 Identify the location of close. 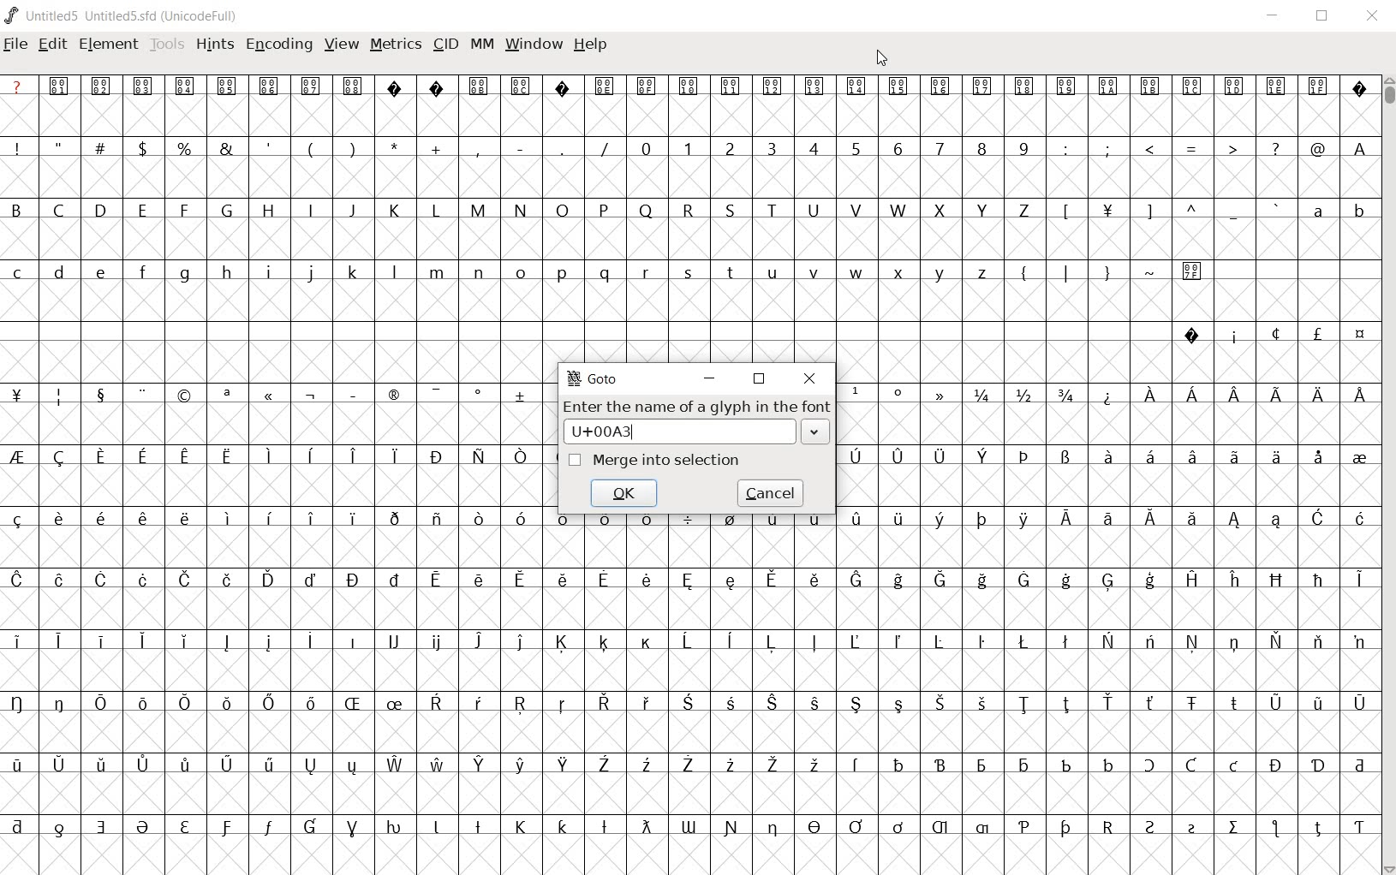
(810, 378).